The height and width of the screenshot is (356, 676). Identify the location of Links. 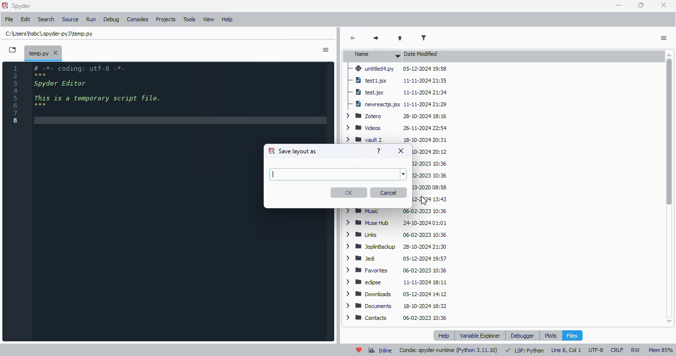
(398, 235).